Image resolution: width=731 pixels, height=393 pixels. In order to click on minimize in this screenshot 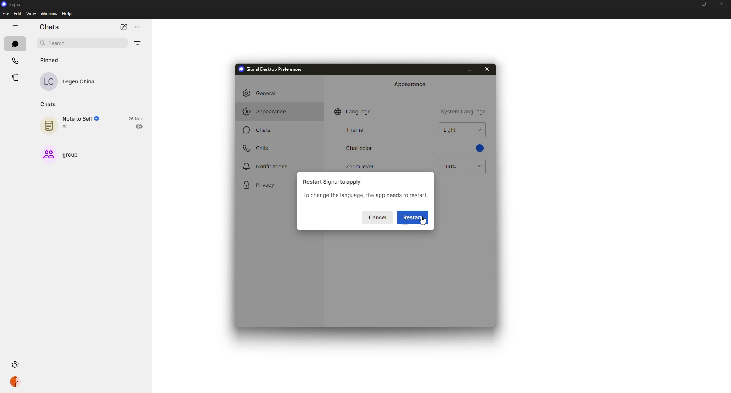, I will do `click(451, 69)`.